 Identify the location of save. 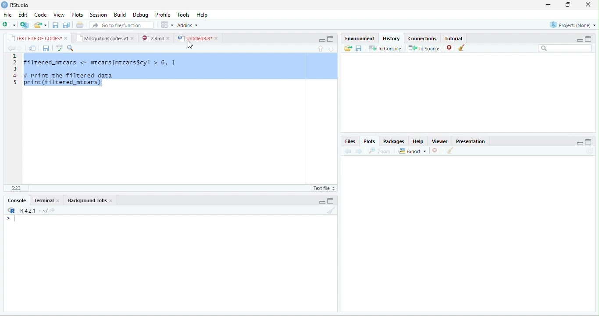
(358, 49).